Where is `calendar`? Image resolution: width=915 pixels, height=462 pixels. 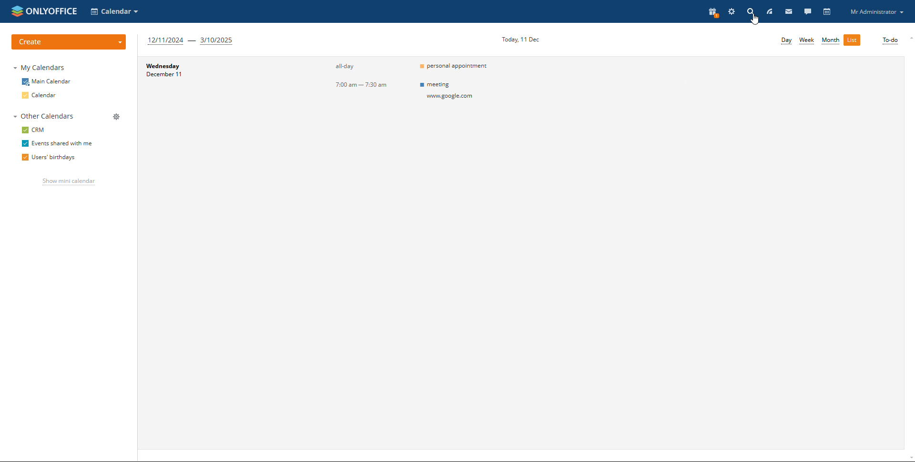 calendar is located at coordinates (41, 95).